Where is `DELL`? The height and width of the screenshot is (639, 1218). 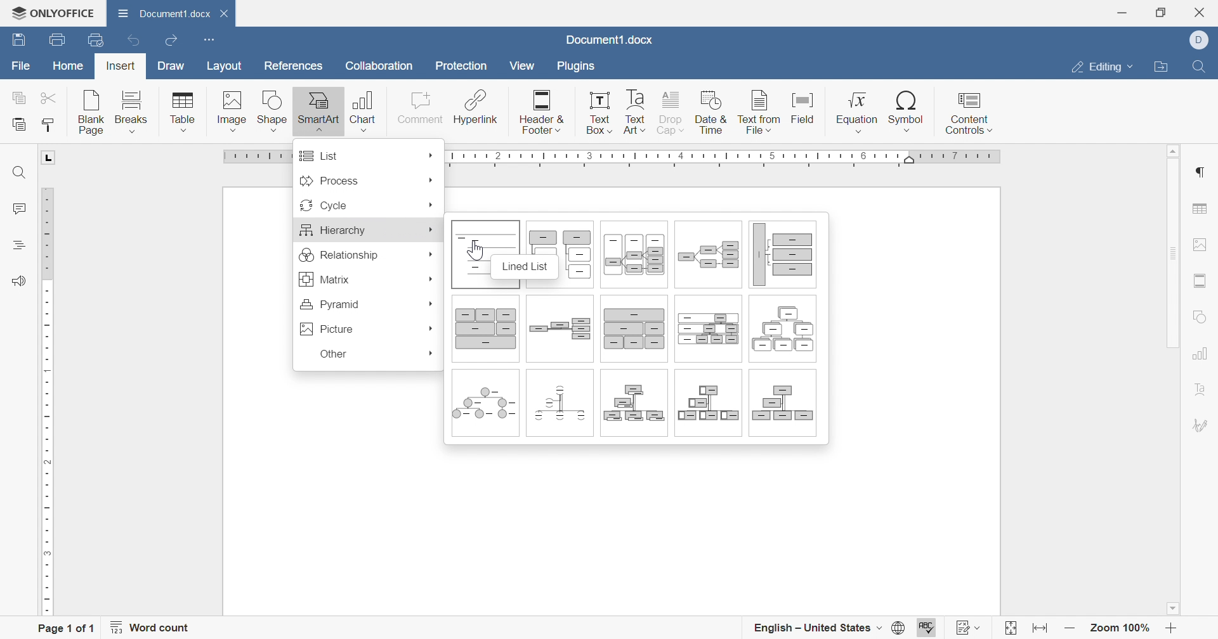 DELL is located at coordinates (1200, 40).